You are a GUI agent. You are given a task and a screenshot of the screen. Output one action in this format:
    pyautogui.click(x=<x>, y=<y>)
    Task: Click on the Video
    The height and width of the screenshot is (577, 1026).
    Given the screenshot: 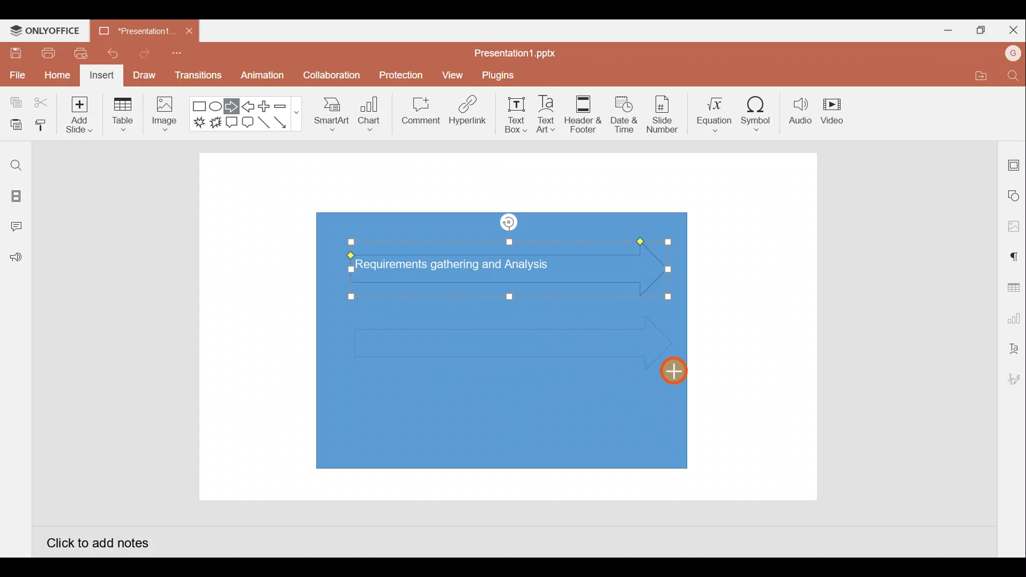 What is the action you would take?
    pyautogui.click(x=834, y=109)
    